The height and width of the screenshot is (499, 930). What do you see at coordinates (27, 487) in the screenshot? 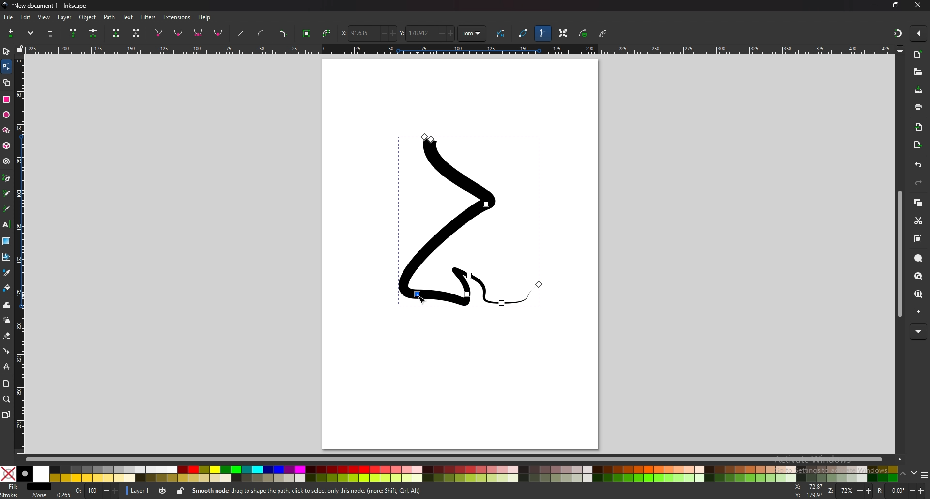
I see `fill` at bounding box center [27, 487].